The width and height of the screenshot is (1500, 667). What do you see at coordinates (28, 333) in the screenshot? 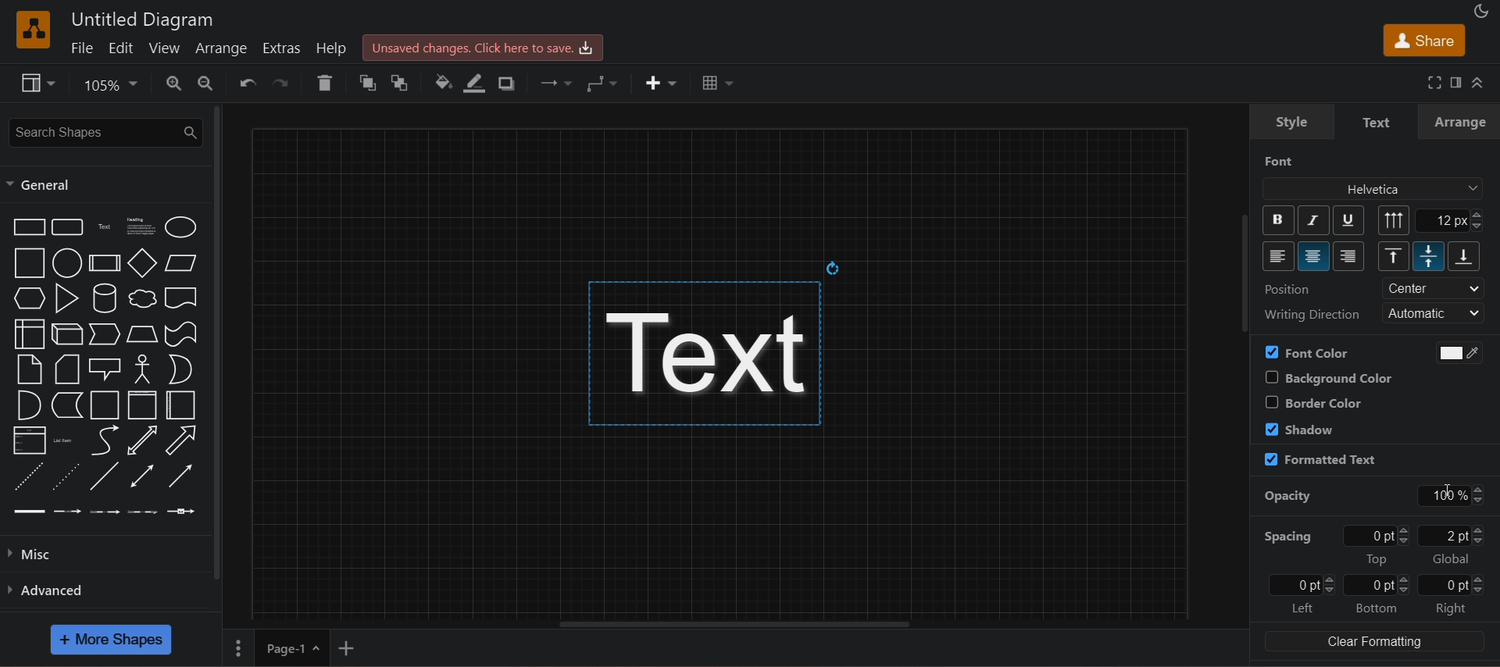
I see `internal storage` at bounding box center [28, 333].